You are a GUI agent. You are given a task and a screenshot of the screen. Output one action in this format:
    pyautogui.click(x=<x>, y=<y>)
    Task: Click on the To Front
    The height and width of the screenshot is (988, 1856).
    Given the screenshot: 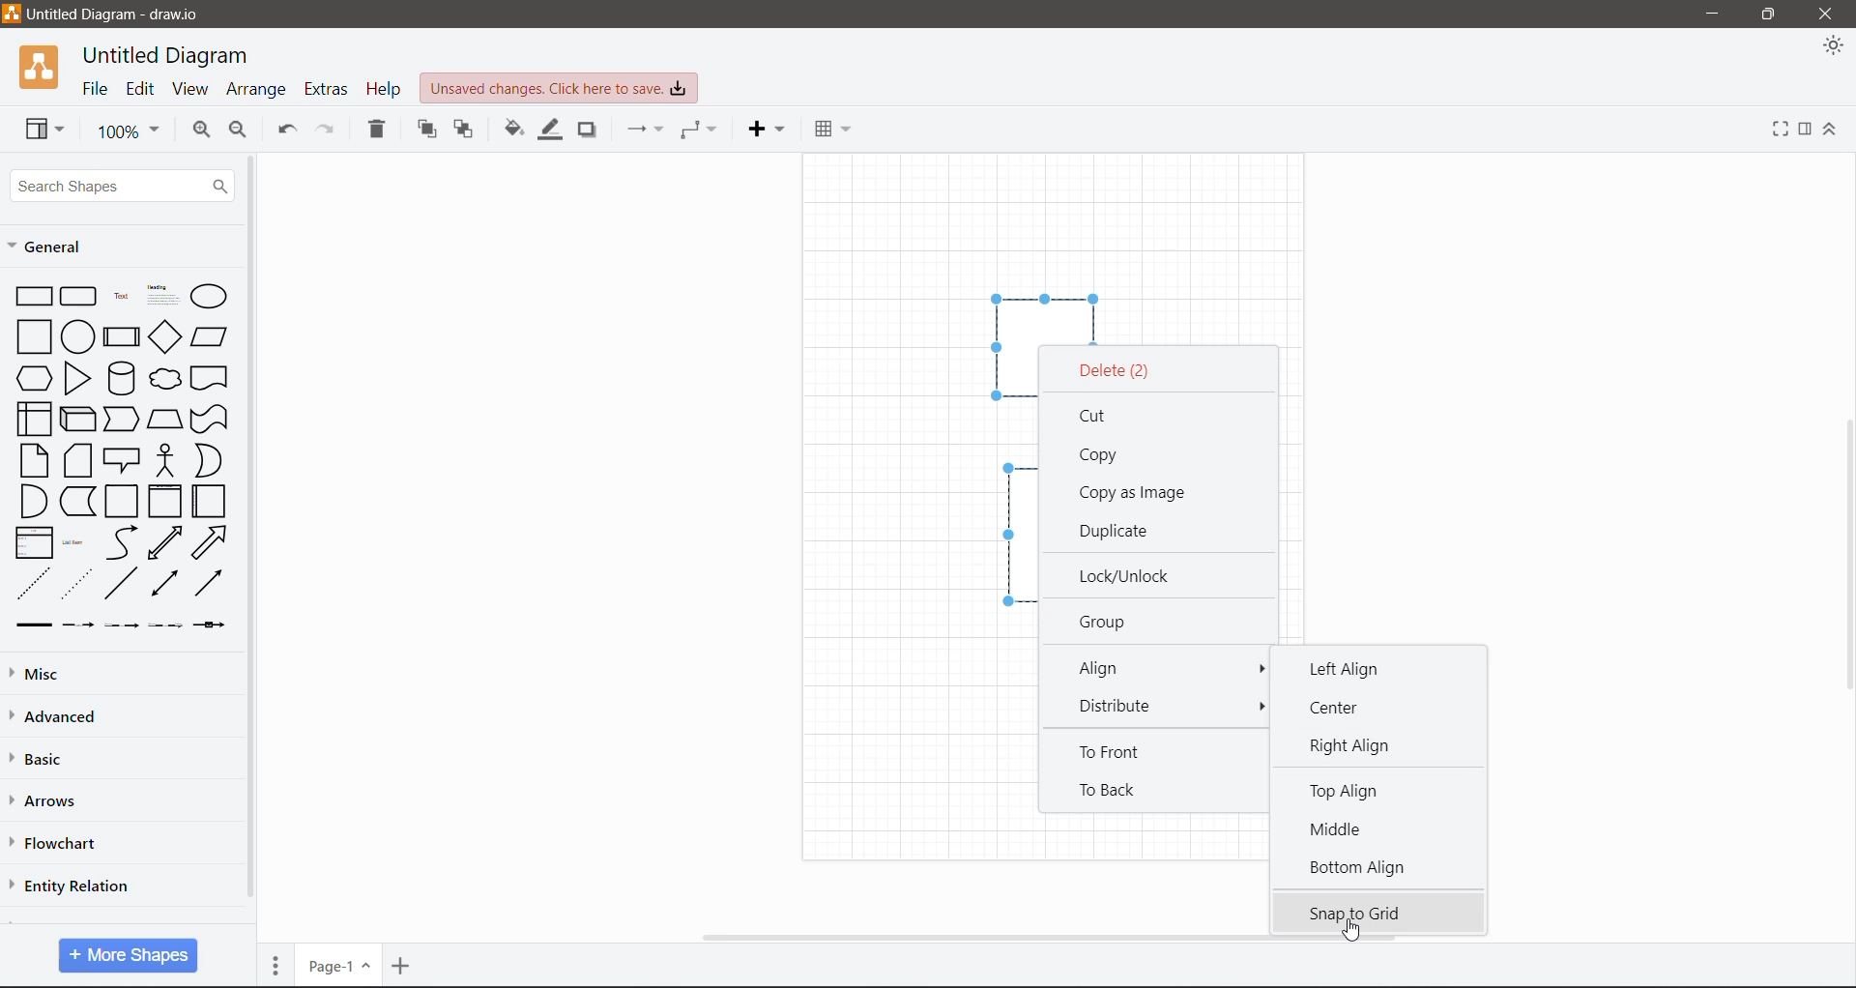 What is the action you would take?
    pyautogui.click(x=426, y=130)
    